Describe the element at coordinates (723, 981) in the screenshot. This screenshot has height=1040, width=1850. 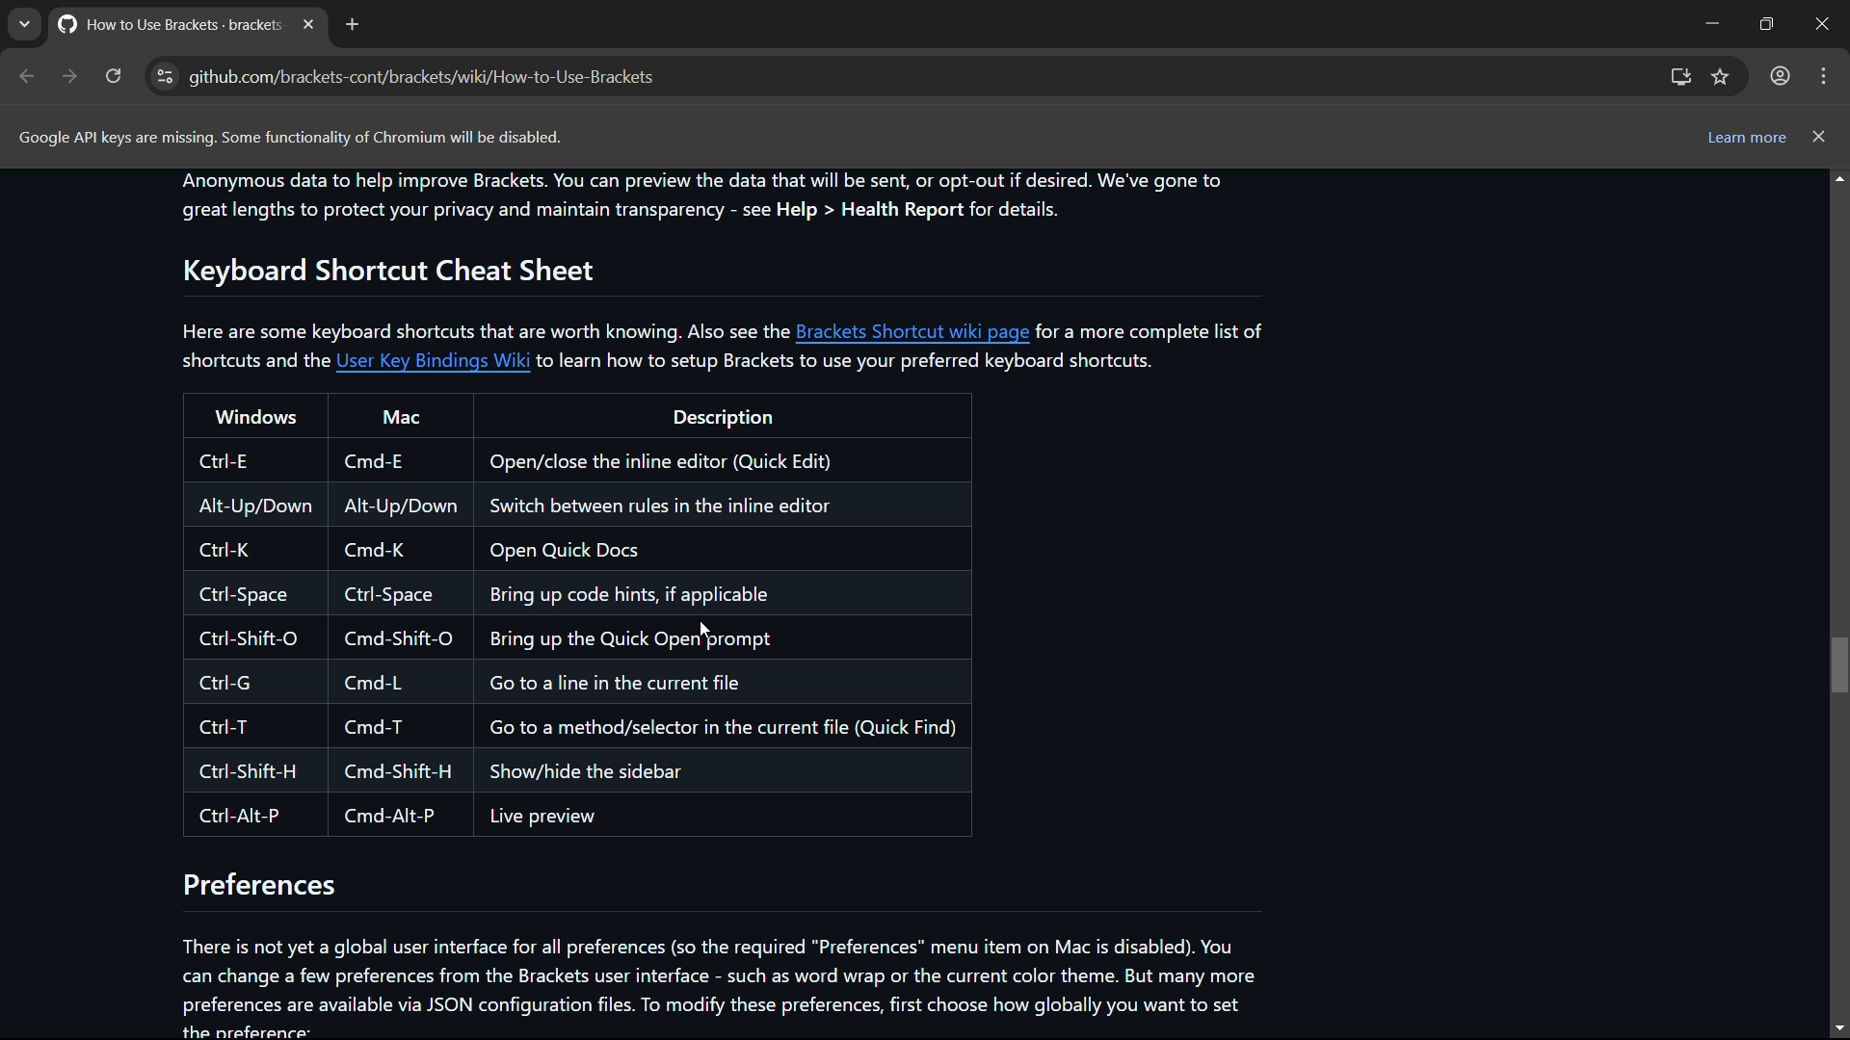
I see `There is not yet a global user interface for all preferences (so the required “Preferences” menu item on Mac is disabled). You
can change a few preferences from the Brackets user interface - such as word wrap or the current color theme. But many more
preferences are available via JSON configuration files. To modify these preferences, first choose how globally you want to set
the nrafaram ea:` at that location.